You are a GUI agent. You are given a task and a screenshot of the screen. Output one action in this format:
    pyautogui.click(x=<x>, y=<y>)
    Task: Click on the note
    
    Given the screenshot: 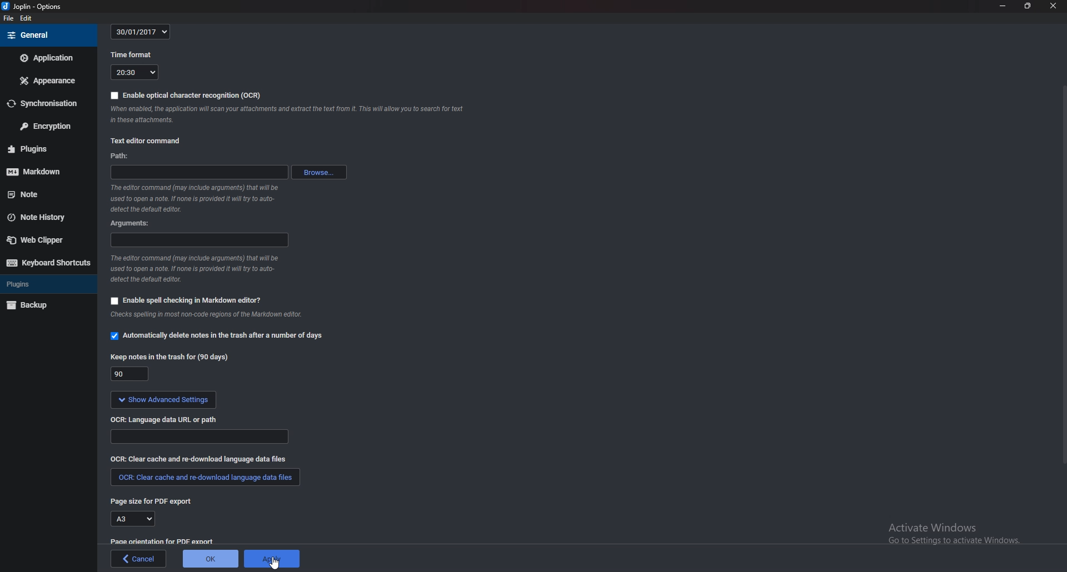 What is the action you would take?
    pyautogui.click(x=38, y=195)
    